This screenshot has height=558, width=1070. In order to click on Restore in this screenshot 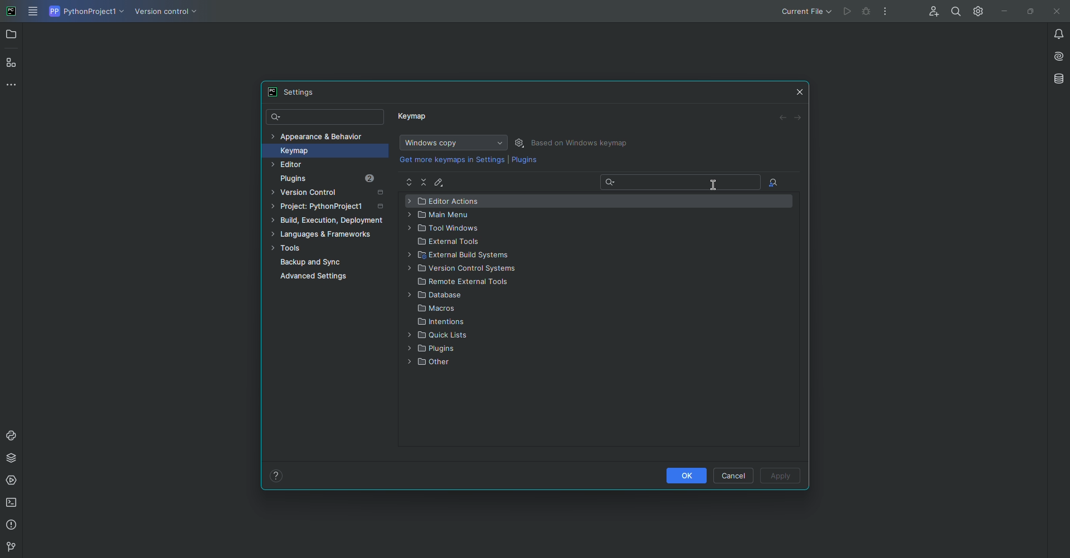, I will do `click(1028, 11)`.